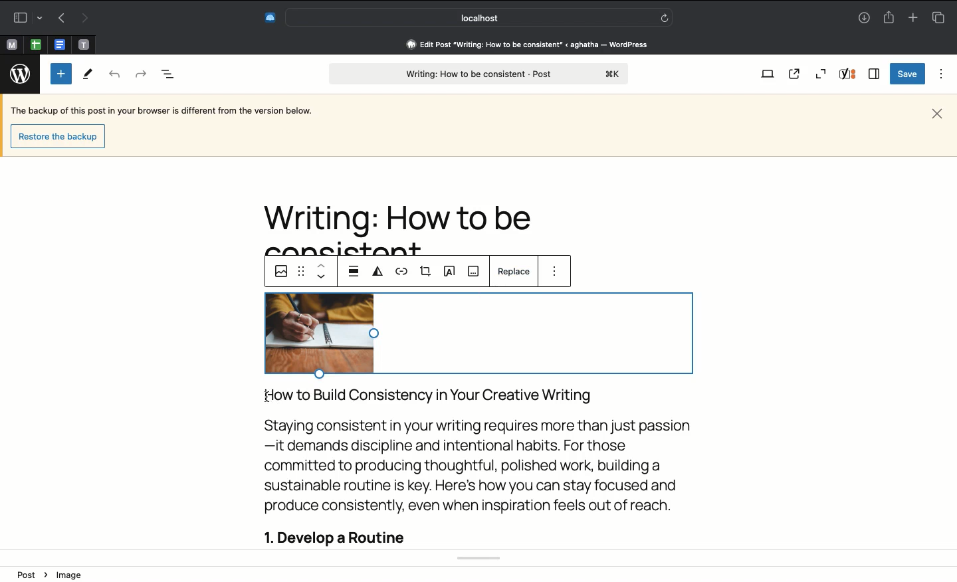 The height and width of the screenshot is (582, 957). Describe the element at coordinates (451, 270) in the screenshot. I see `Text` at that location.